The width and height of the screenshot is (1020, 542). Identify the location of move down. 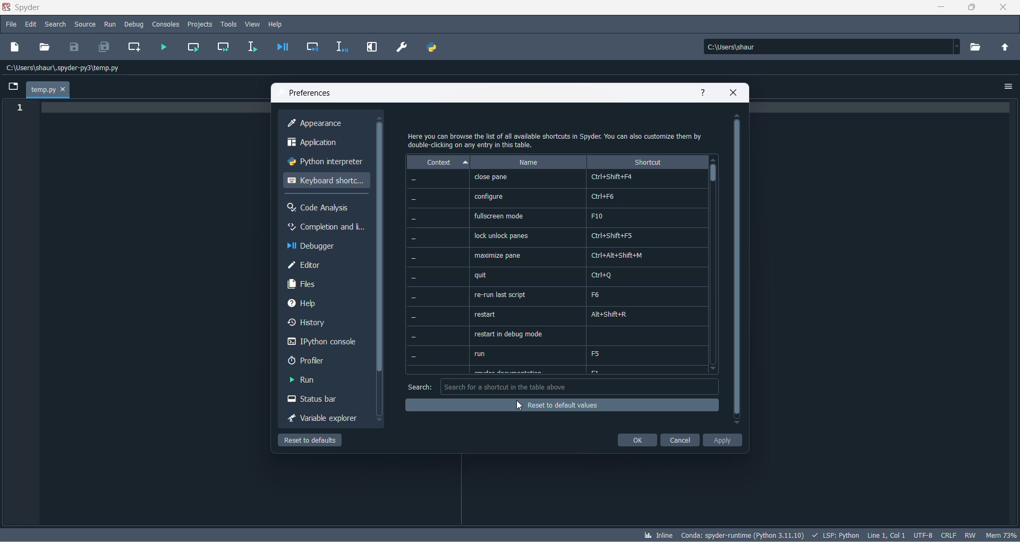
(715, 370).